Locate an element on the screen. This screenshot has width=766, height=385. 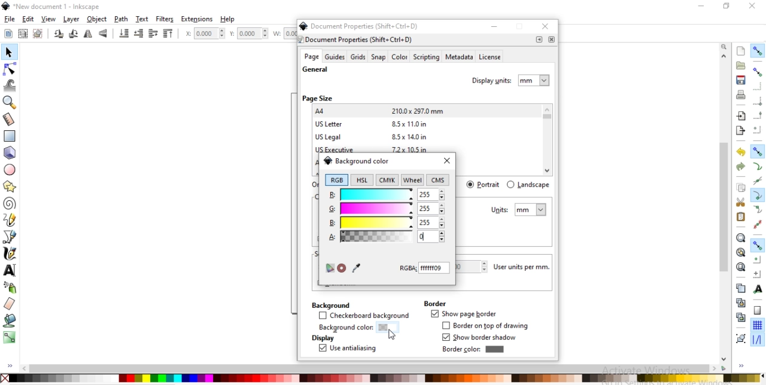
@ Document Properties (Shift+ Ctrl+D)7 Document Properties (Shift+ Ctrl+D) is located at coordinates (363, 32).